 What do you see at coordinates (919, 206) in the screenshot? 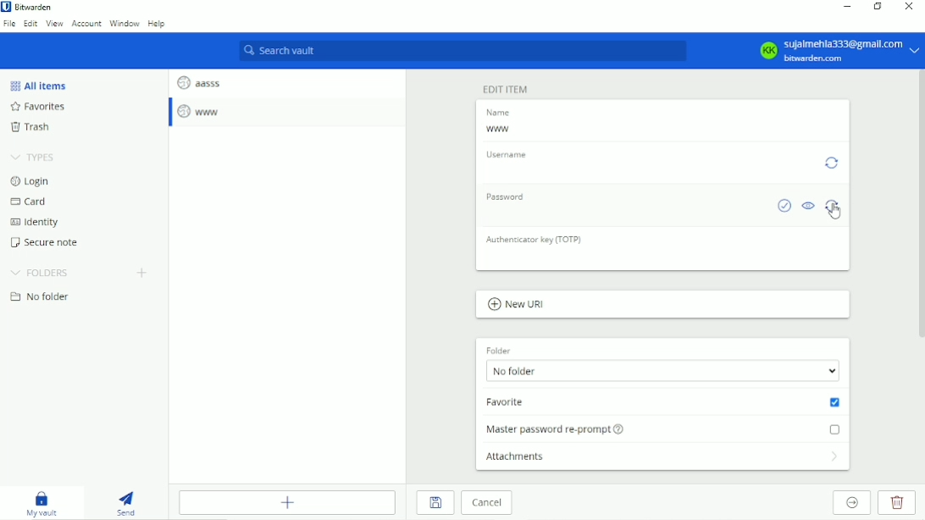
I see `Vertical scrollbar` at bounding box center [919, 206].